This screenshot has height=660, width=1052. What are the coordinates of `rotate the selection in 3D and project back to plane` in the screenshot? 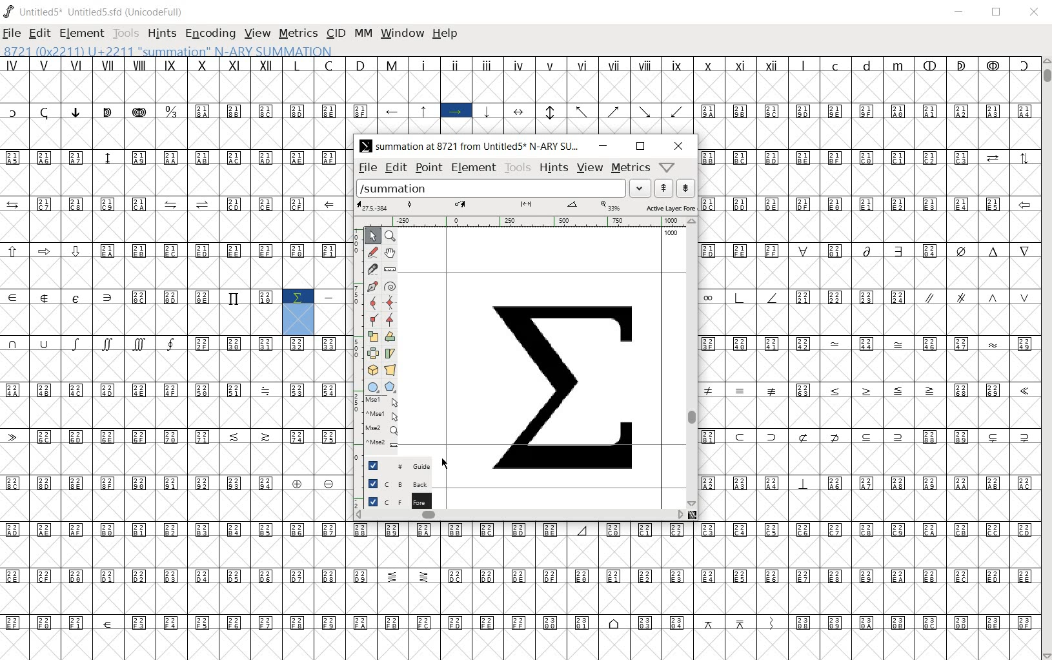 It's located at (373, 369).